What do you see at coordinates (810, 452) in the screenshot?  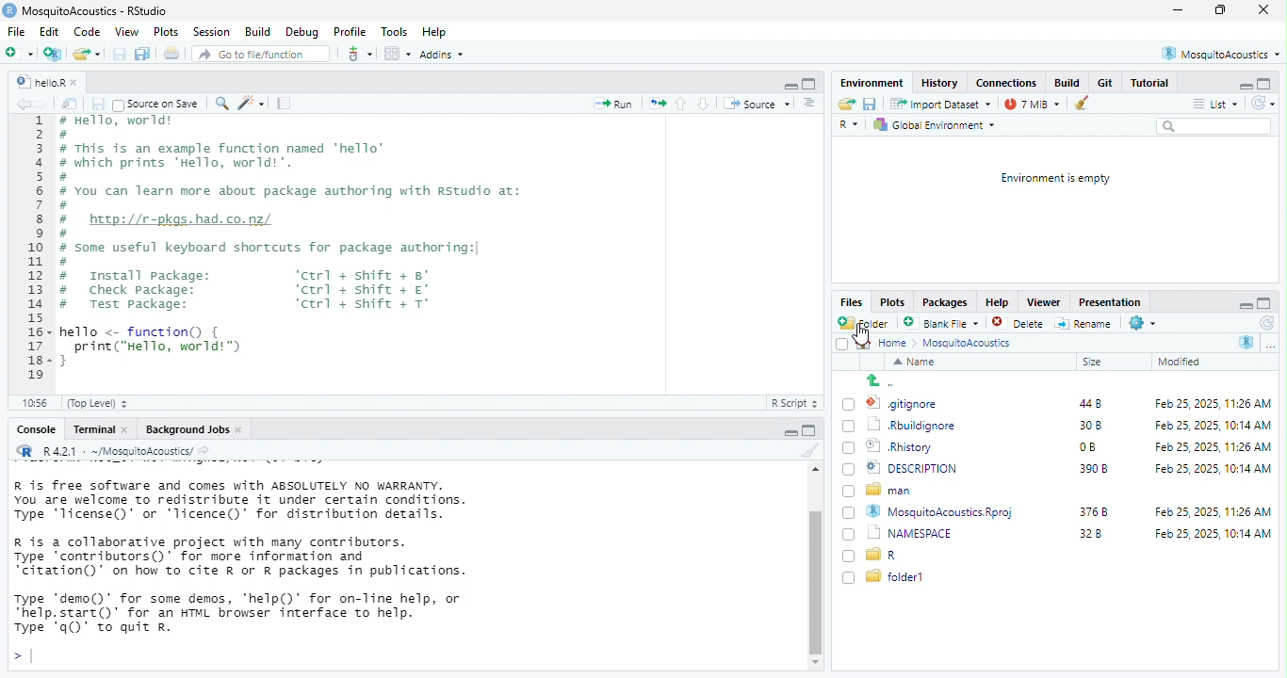 I see `clear console` at bounding box center [810, 452].